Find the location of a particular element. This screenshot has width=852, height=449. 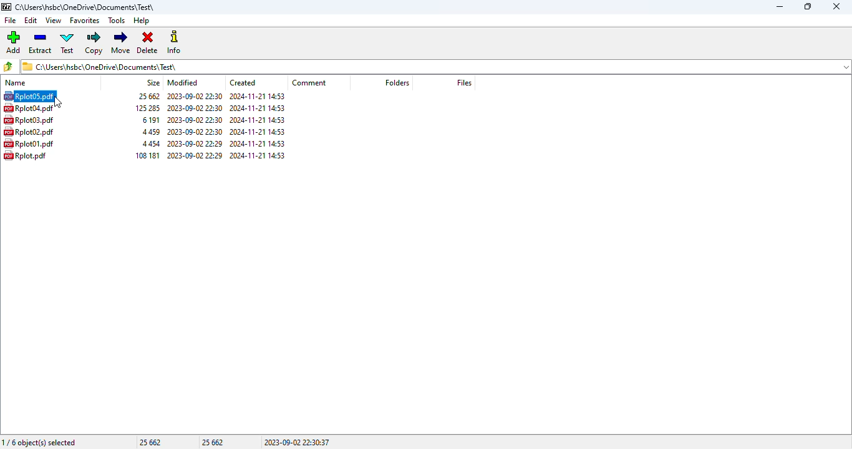

size is located at coordinates (148, 96).